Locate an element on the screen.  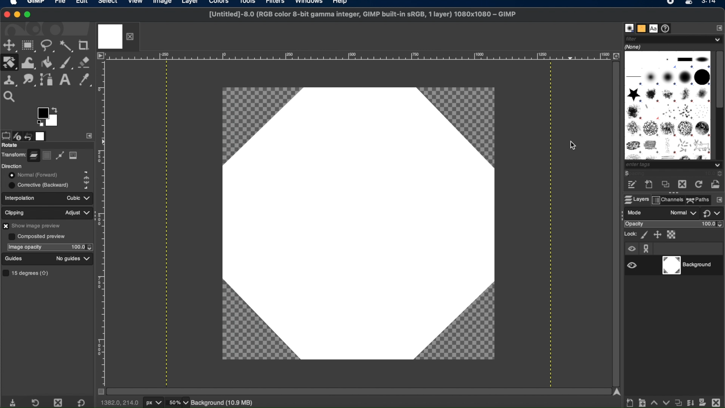
warp transform is located at coordinates (28, 62).